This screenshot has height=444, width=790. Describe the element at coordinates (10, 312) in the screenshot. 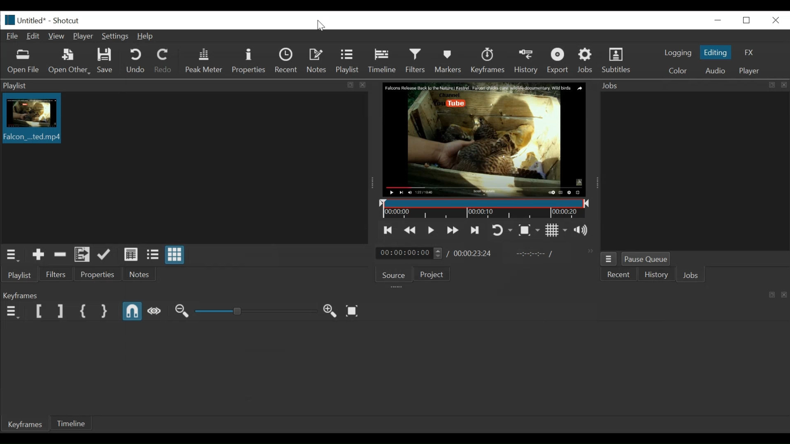

I see `Keyframe menu` at that location.